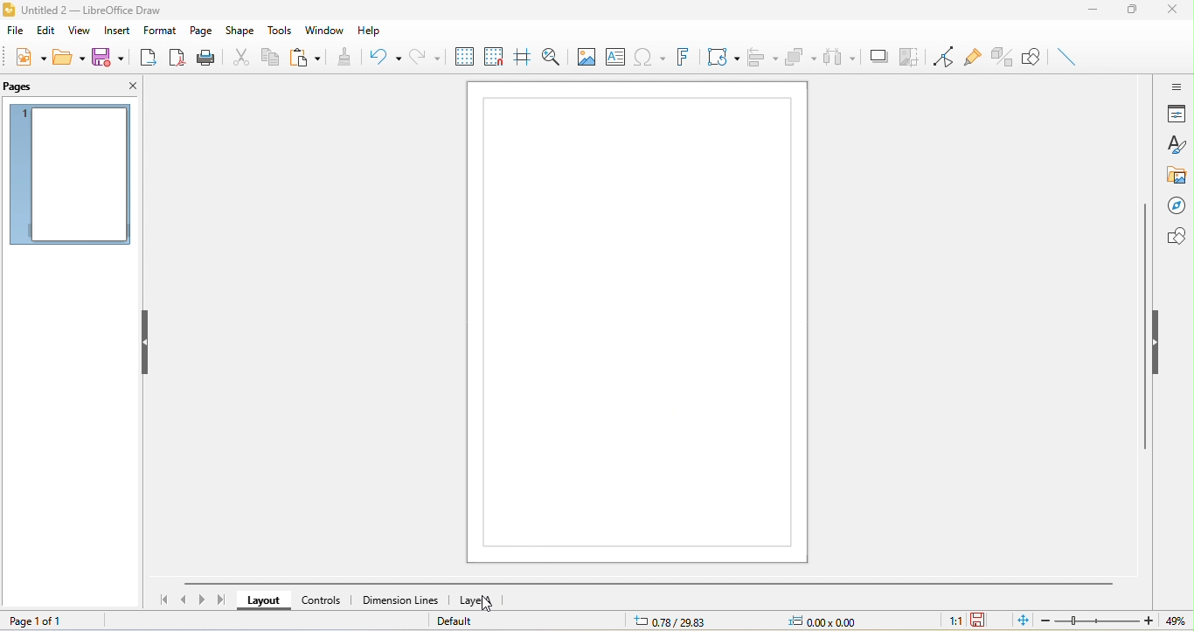 This screenshot has height=631, width=1194. What do you see at coordinates (1173, 235) in the screenshot?
I see `shapes` at bounding box center [1173, 235].